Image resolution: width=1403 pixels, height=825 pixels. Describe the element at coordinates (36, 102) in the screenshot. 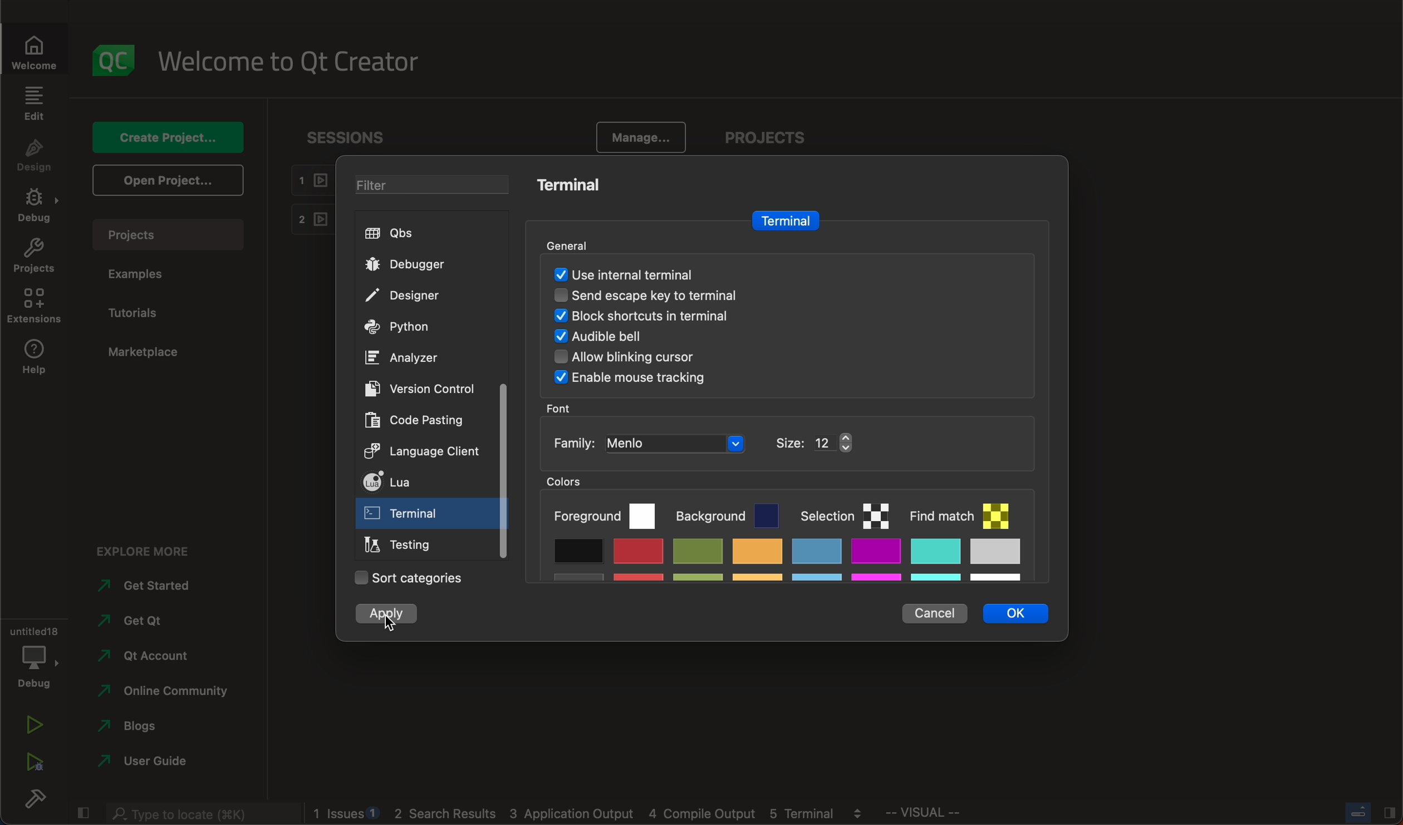

I see `edit` at that location.